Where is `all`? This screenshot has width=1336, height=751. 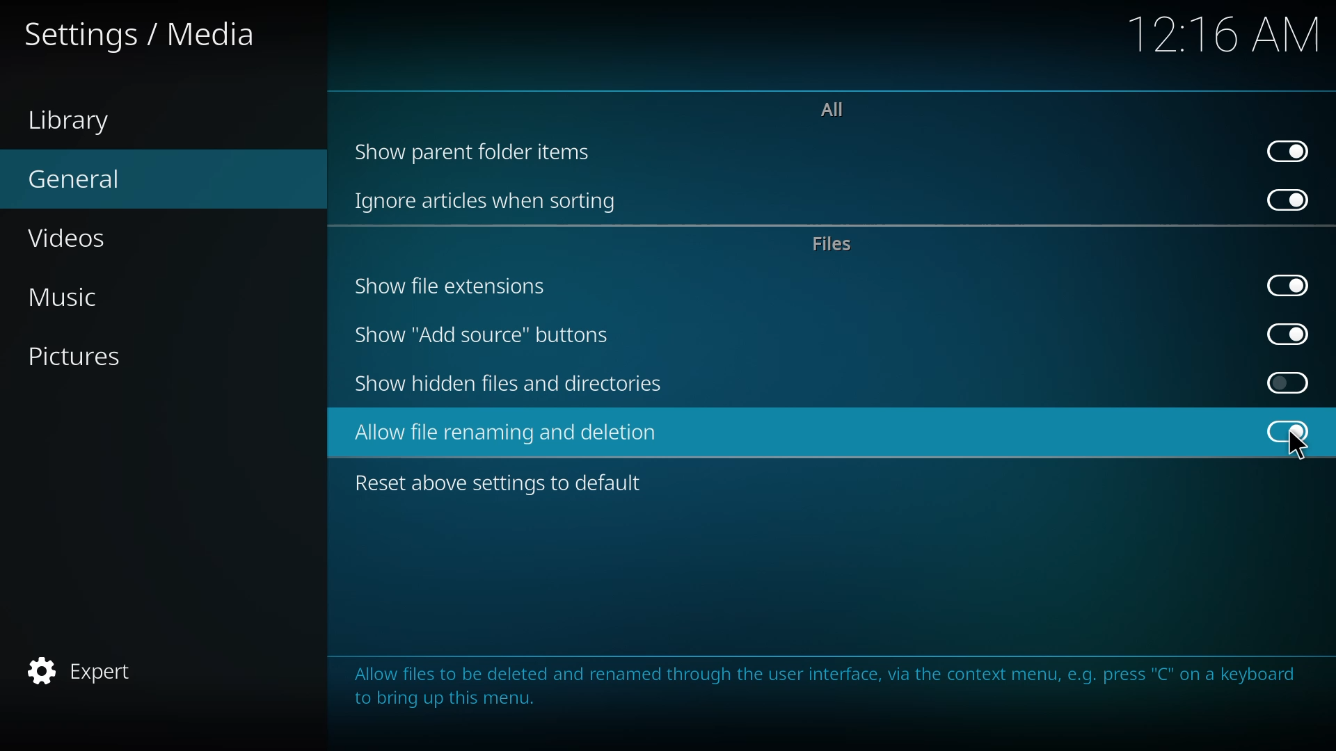
all is located at coordinates (832, 107).